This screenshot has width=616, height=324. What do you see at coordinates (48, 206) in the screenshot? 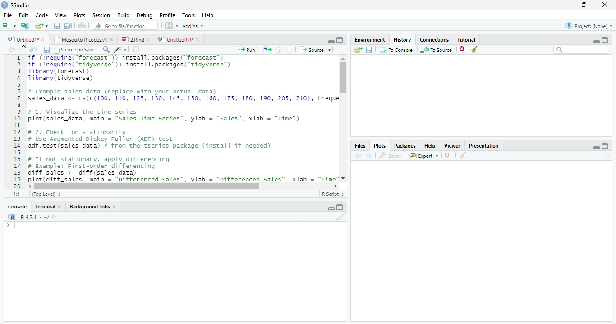
I see `Terminal` at bounding box center [48, 206].